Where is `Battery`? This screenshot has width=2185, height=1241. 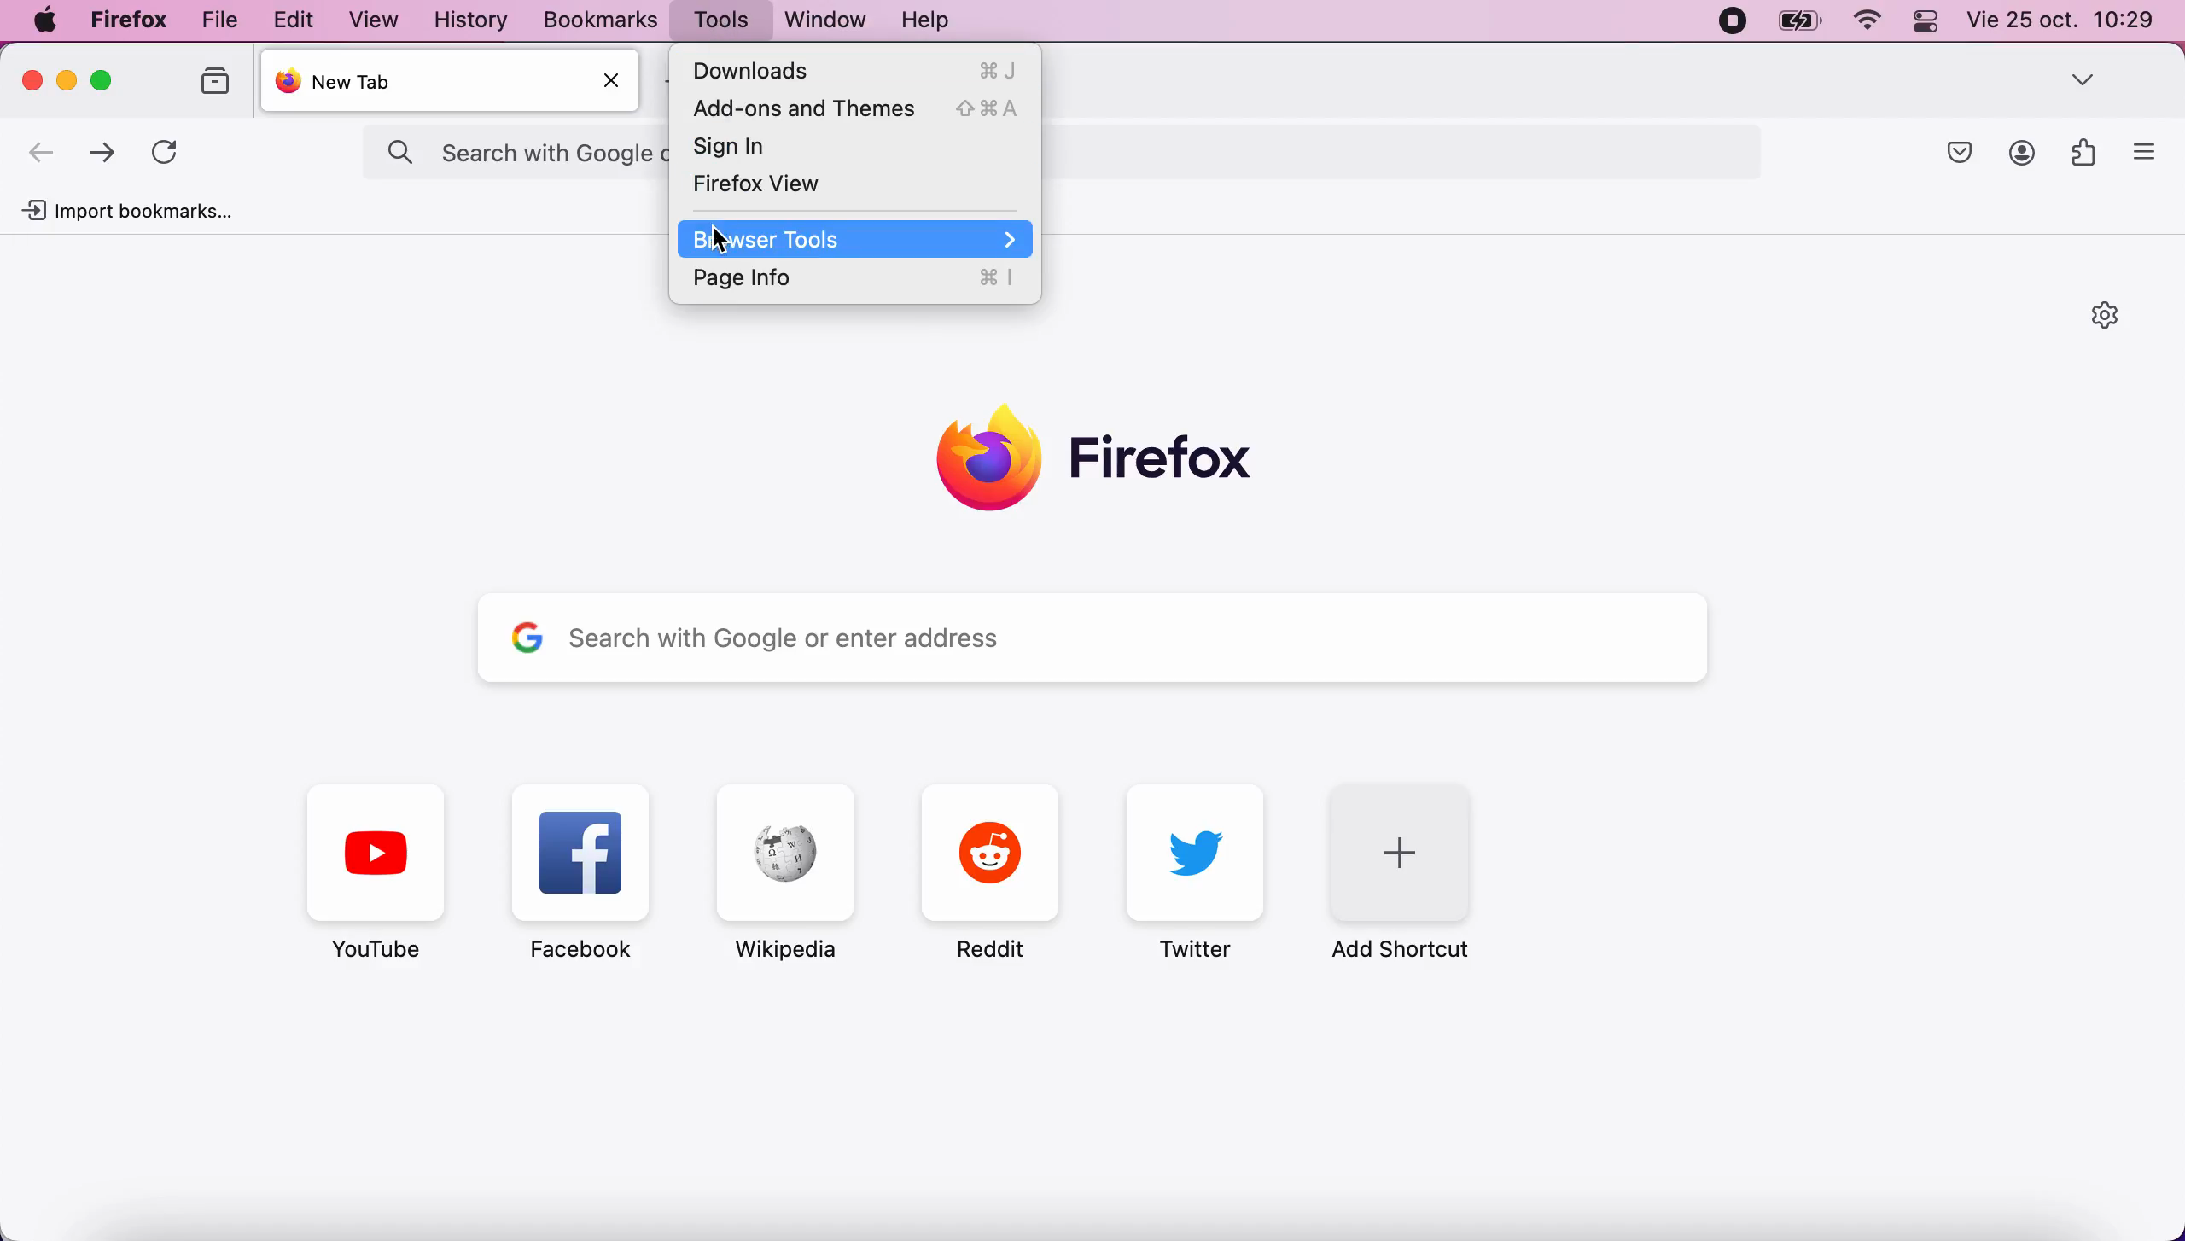 Battery is located at coordinates (1800, 20).